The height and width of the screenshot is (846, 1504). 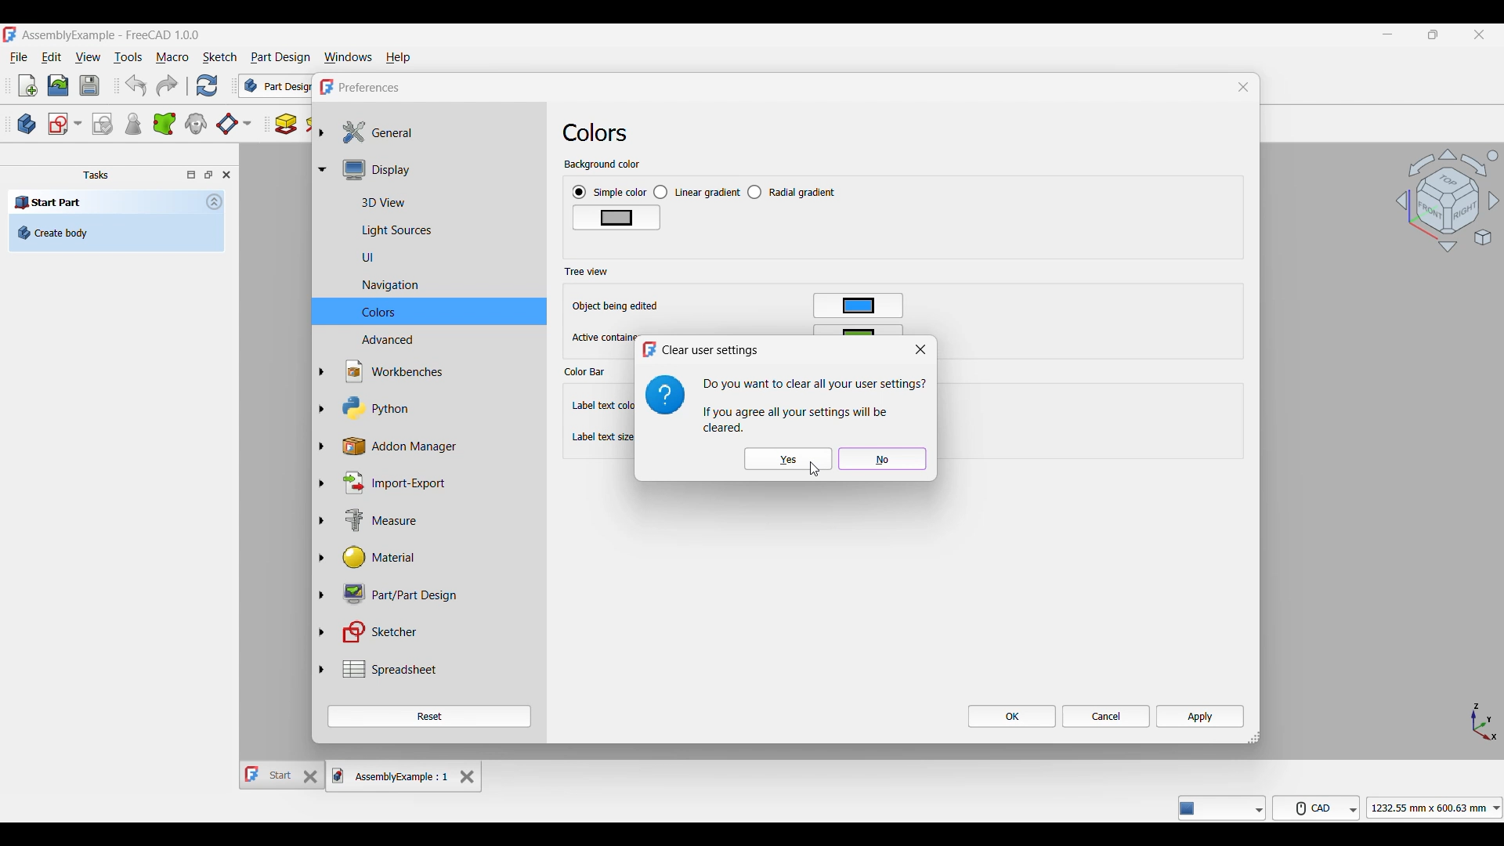 I want to click on Navigation, so click(x=371, y=285).